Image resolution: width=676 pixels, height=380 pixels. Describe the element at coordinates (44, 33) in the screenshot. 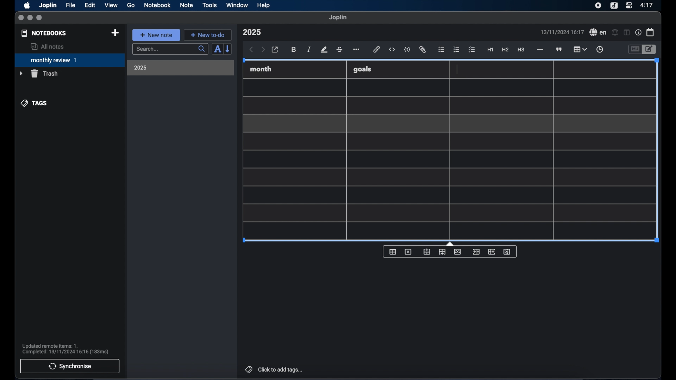

I see `notebooks` at that location.